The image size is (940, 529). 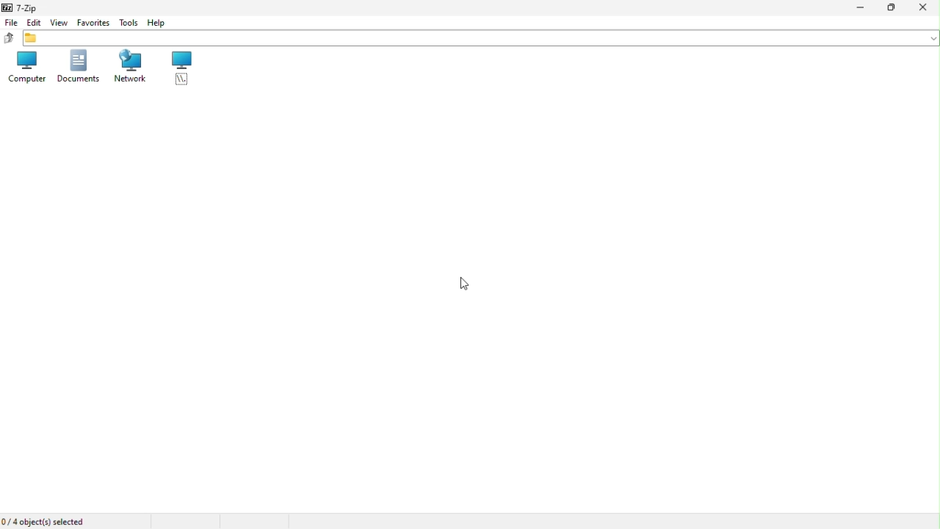 I want to click on up, so click(x=7, y=37).